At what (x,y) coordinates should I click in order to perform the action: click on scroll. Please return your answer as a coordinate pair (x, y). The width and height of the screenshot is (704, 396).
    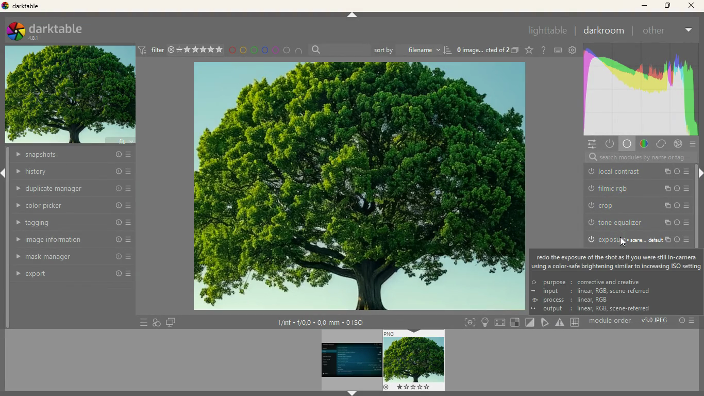
    Looking at the image, I should click on (697, 187).